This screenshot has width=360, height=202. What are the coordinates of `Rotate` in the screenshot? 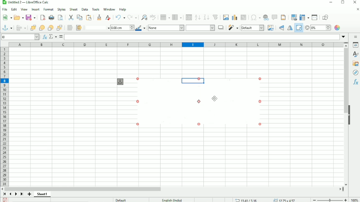 It's located at (298, 29).